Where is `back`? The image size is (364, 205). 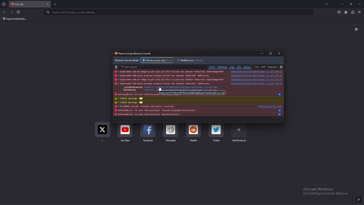 back is located at coordinates (5, 12).